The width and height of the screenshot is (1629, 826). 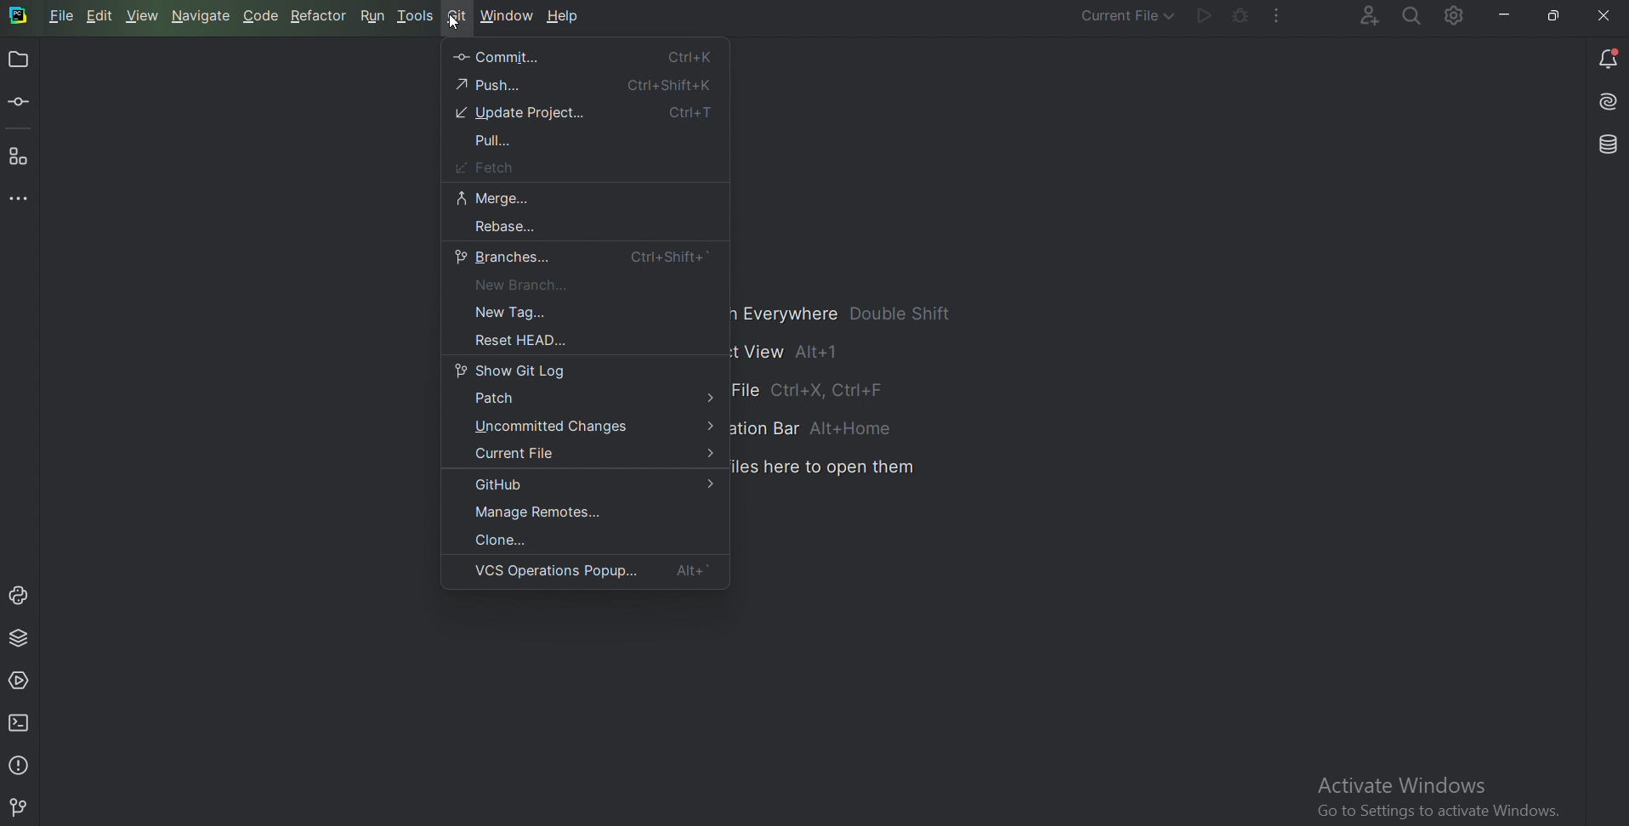 What do you see at coordinates (22, 595) in the screenshot?
I see `Python console` at bounding box center [22, 595].